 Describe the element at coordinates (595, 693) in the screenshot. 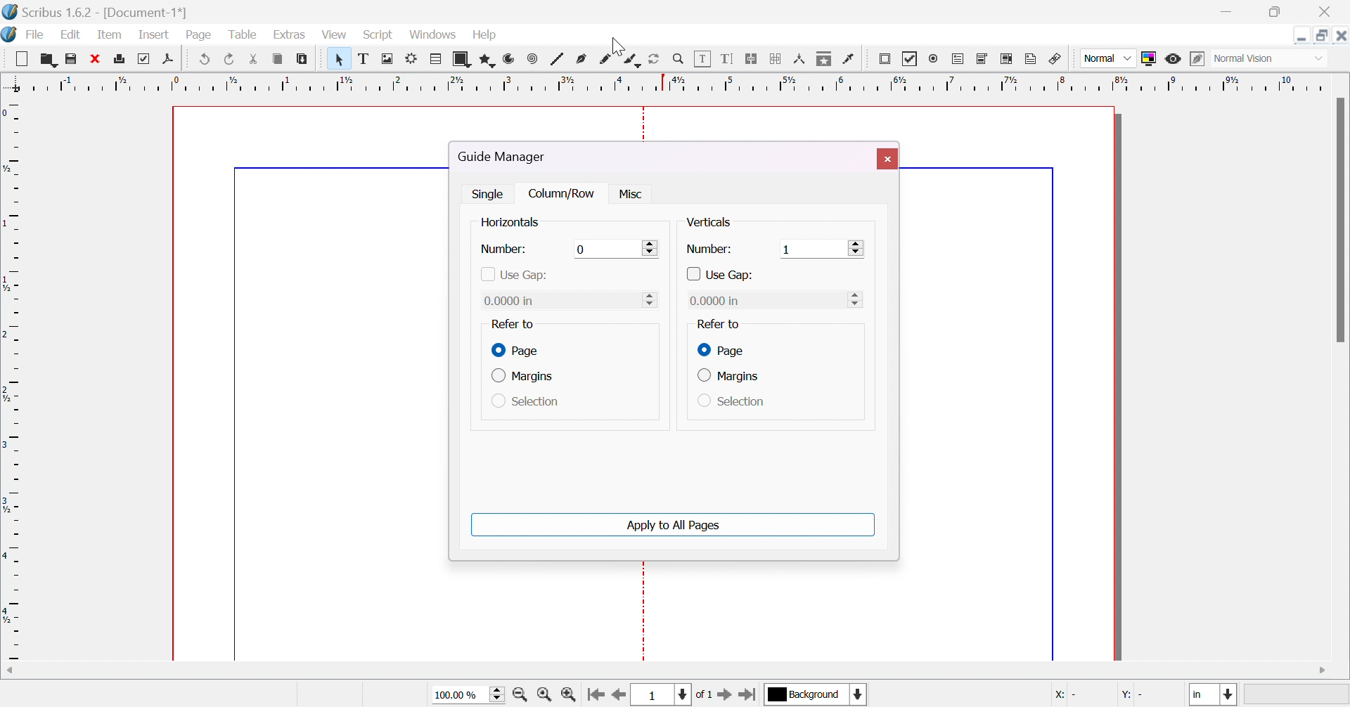

I see `go to first page` at that location.